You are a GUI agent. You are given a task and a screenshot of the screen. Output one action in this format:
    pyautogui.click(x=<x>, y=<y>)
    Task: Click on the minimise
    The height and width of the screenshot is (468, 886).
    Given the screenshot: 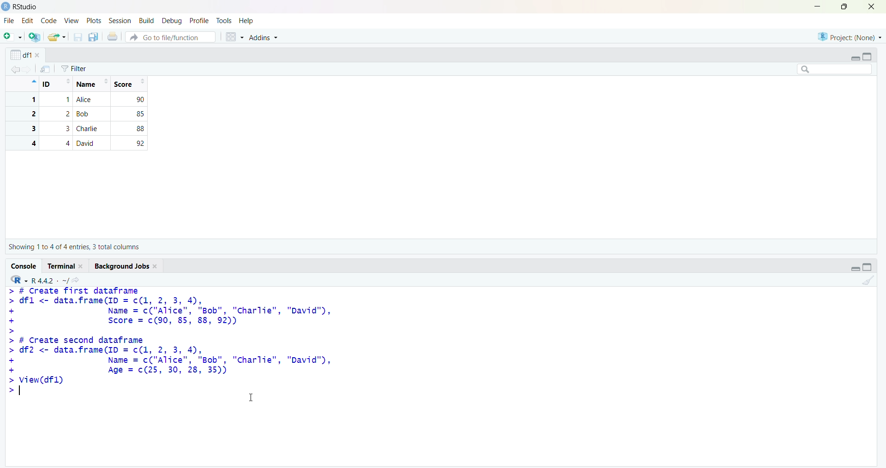 What is the action you would take?
    pyautogui.click(x=818, y=6)
    